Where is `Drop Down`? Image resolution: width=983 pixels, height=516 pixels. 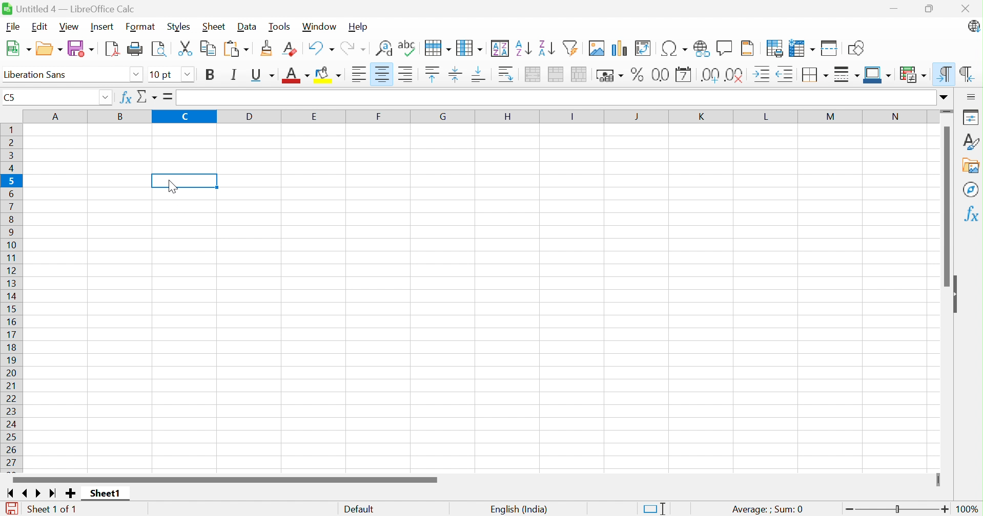 Drop Down is located at coordinates (944, 98).